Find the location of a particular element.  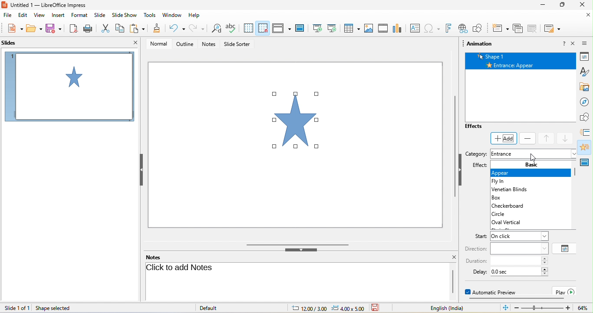

sidebar setting is located at coordinates (585, 42).